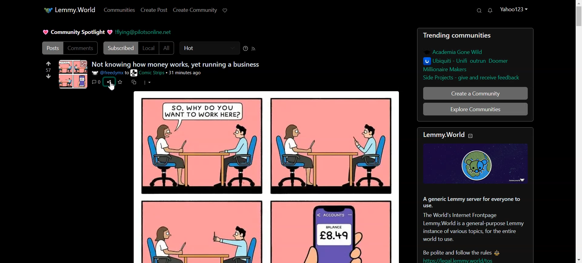  Describe the element at coordinates (119, 10) in the screenshot. I see `Communities` at that location.